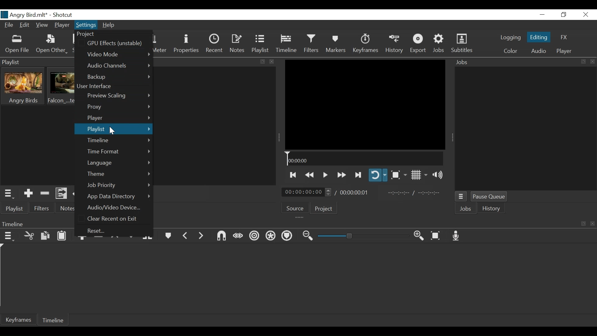 Image resolution: width=597 pixels, height=336 pixels. I want to click on Zoom timeline to fit, so click(436, 236).